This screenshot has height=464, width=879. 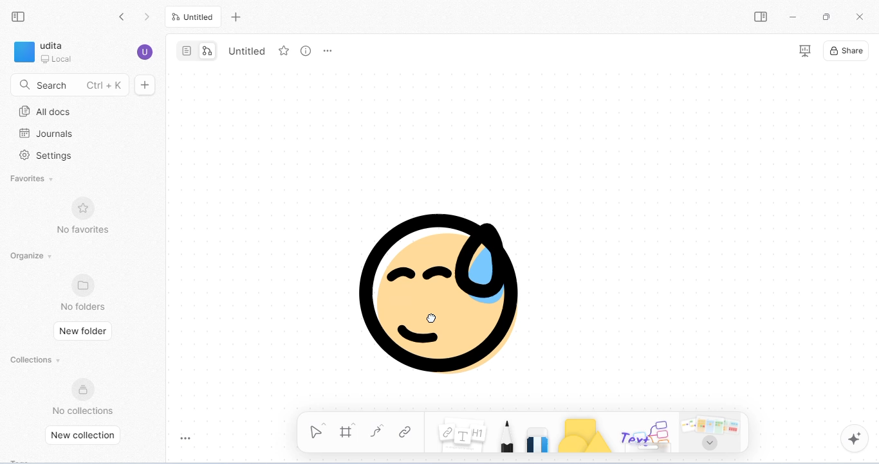 I want to click on current tab, so click(x=193, y=17).